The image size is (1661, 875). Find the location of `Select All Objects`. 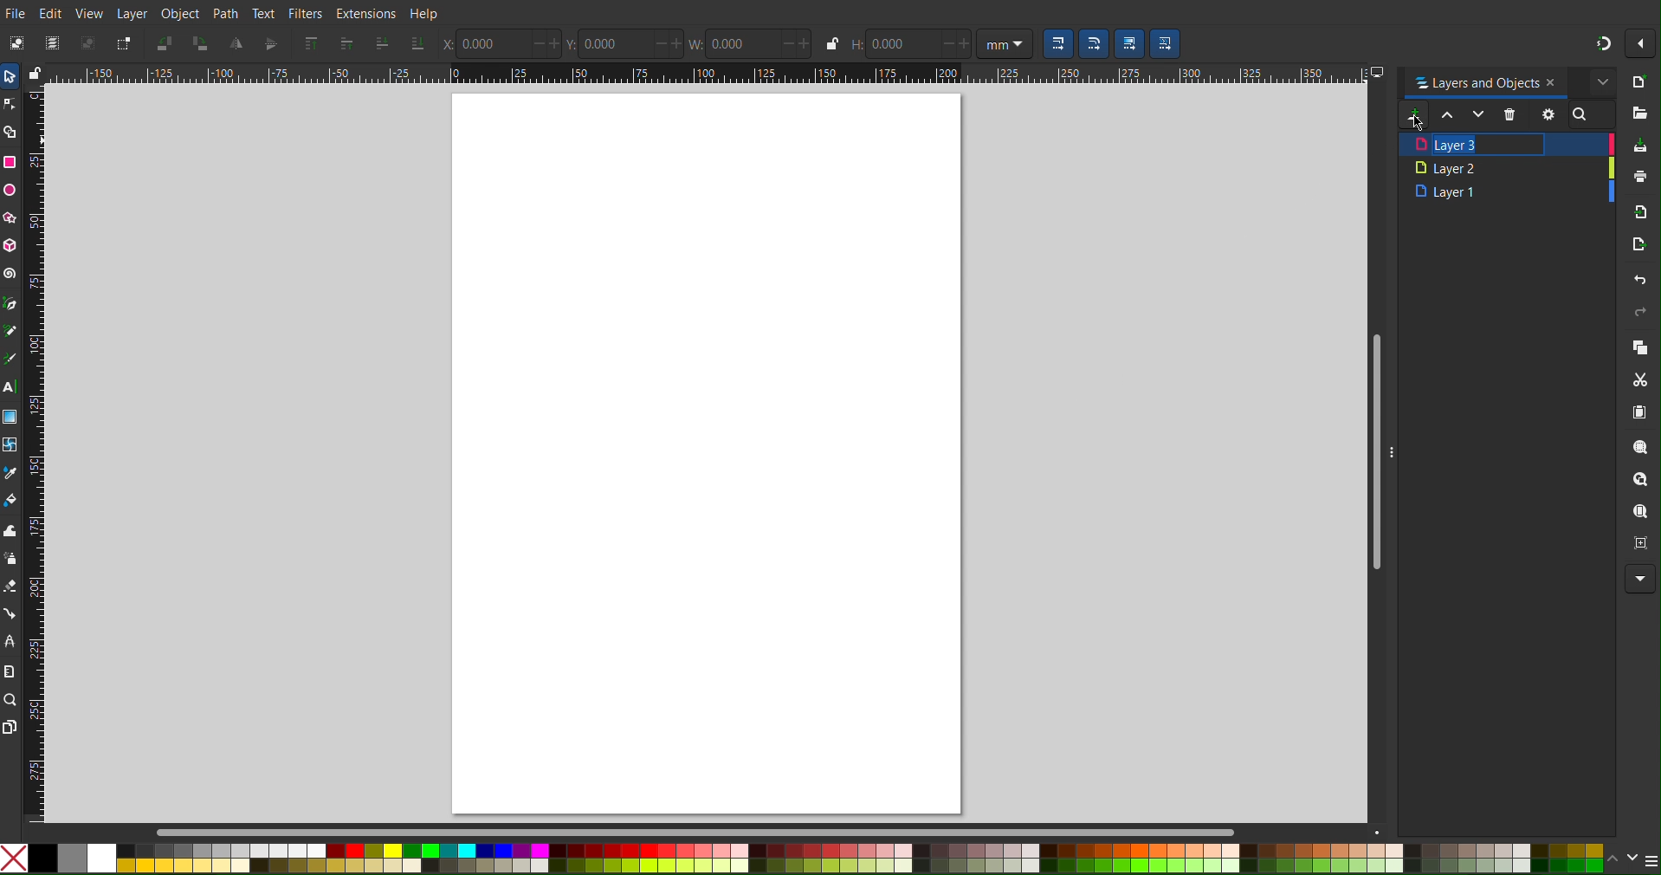

Select All Objects is located at coordinates (52, 43).